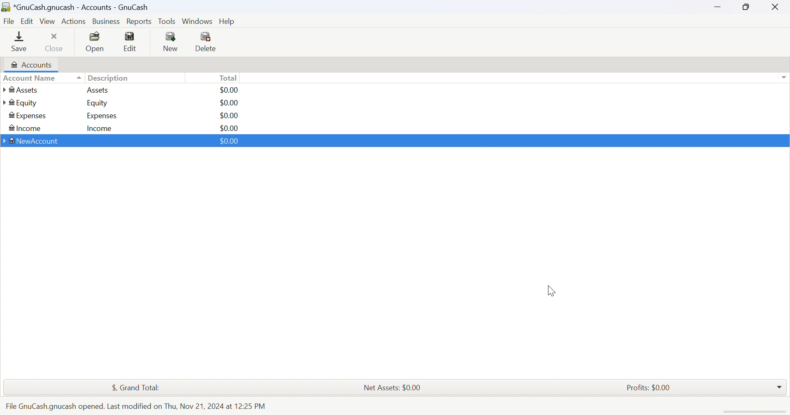 Image resolution: width=790 pixels, height=415 pixels. Describe the element at coordinates (9, 22) in the screenshot. I see `File` at that location.